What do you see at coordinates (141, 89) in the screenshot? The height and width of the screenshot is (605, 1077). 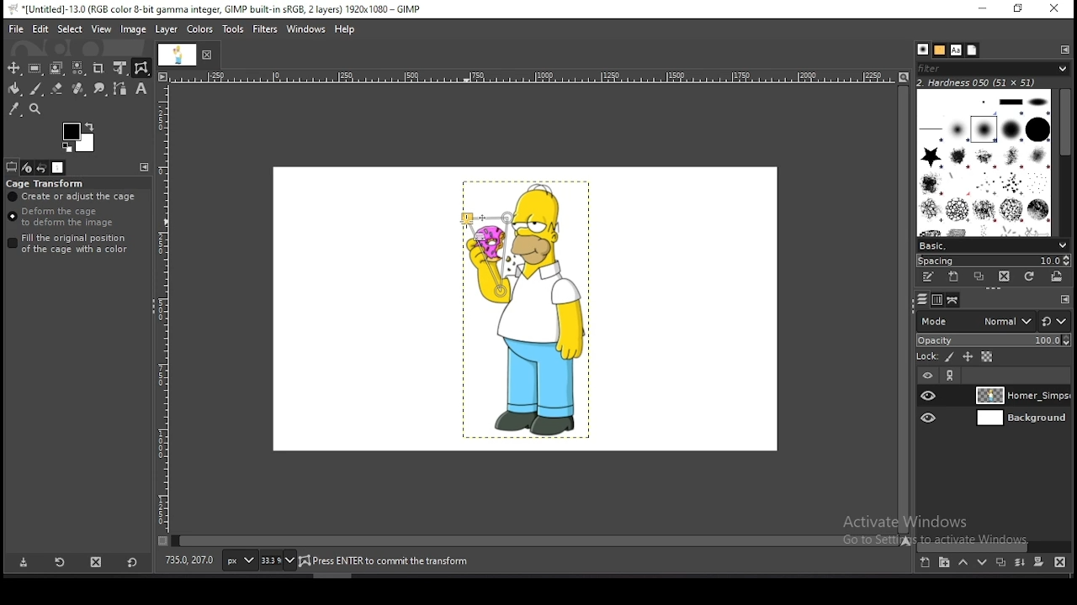 I see `text tool` at bounding box center [141, 89].